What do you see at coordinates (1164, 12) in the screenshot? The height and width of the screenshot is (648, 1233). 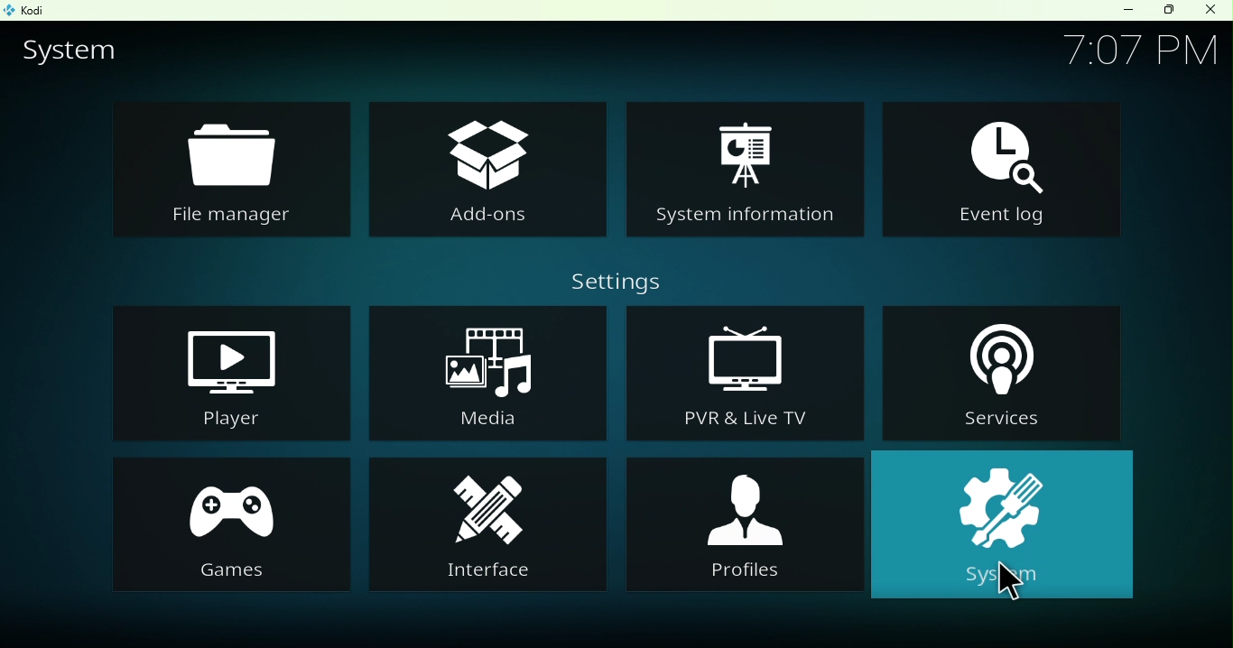 I see `Maximize` at bounding box center [1164, 12].